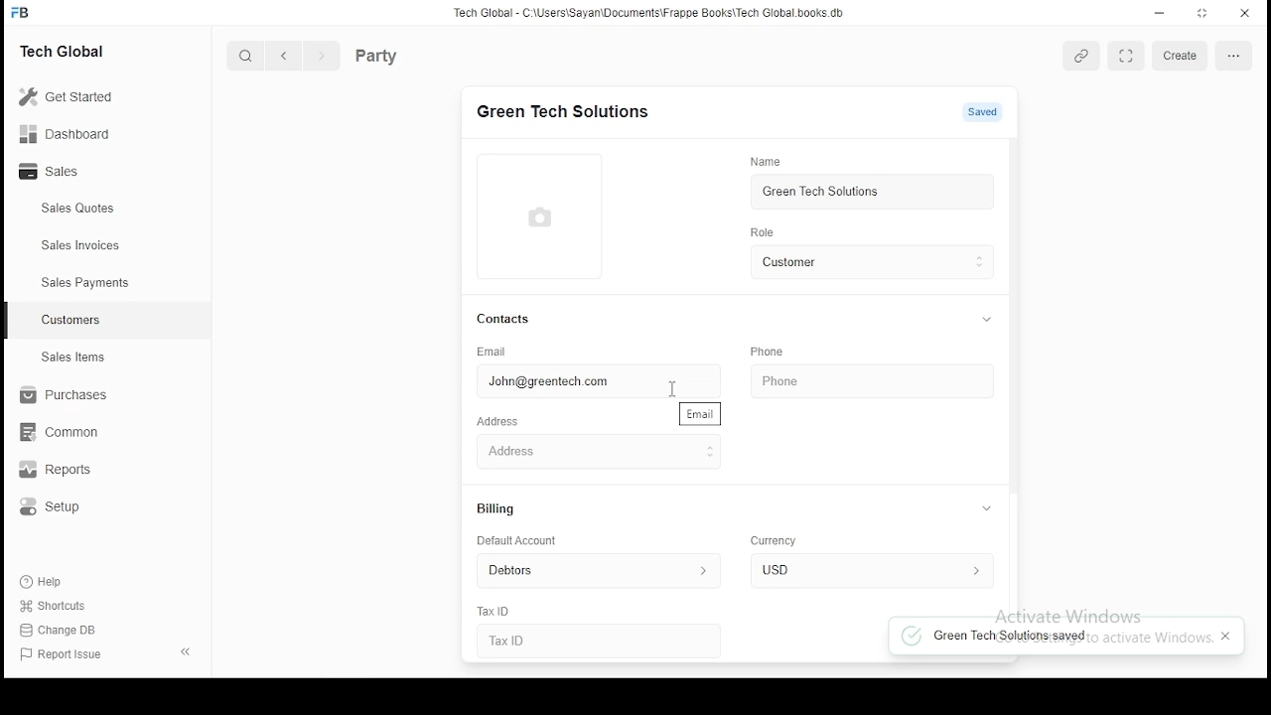  Describe the element at coordinates (1161, 13) in the screenshot. I see `minimize` at that location.